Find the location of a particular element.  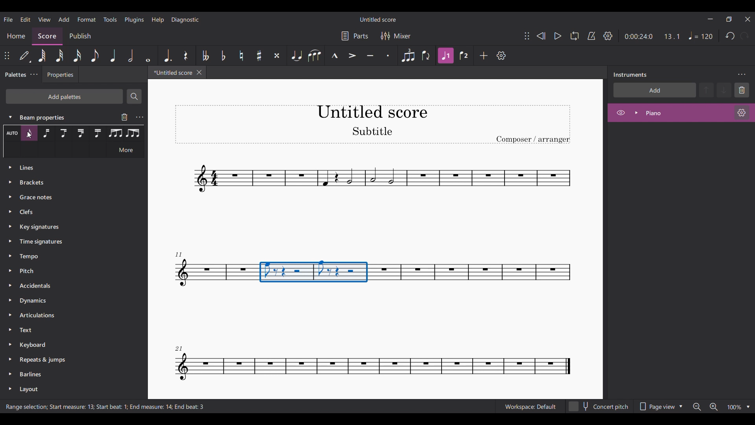

Add instrument is located at coordinates (655, 90).